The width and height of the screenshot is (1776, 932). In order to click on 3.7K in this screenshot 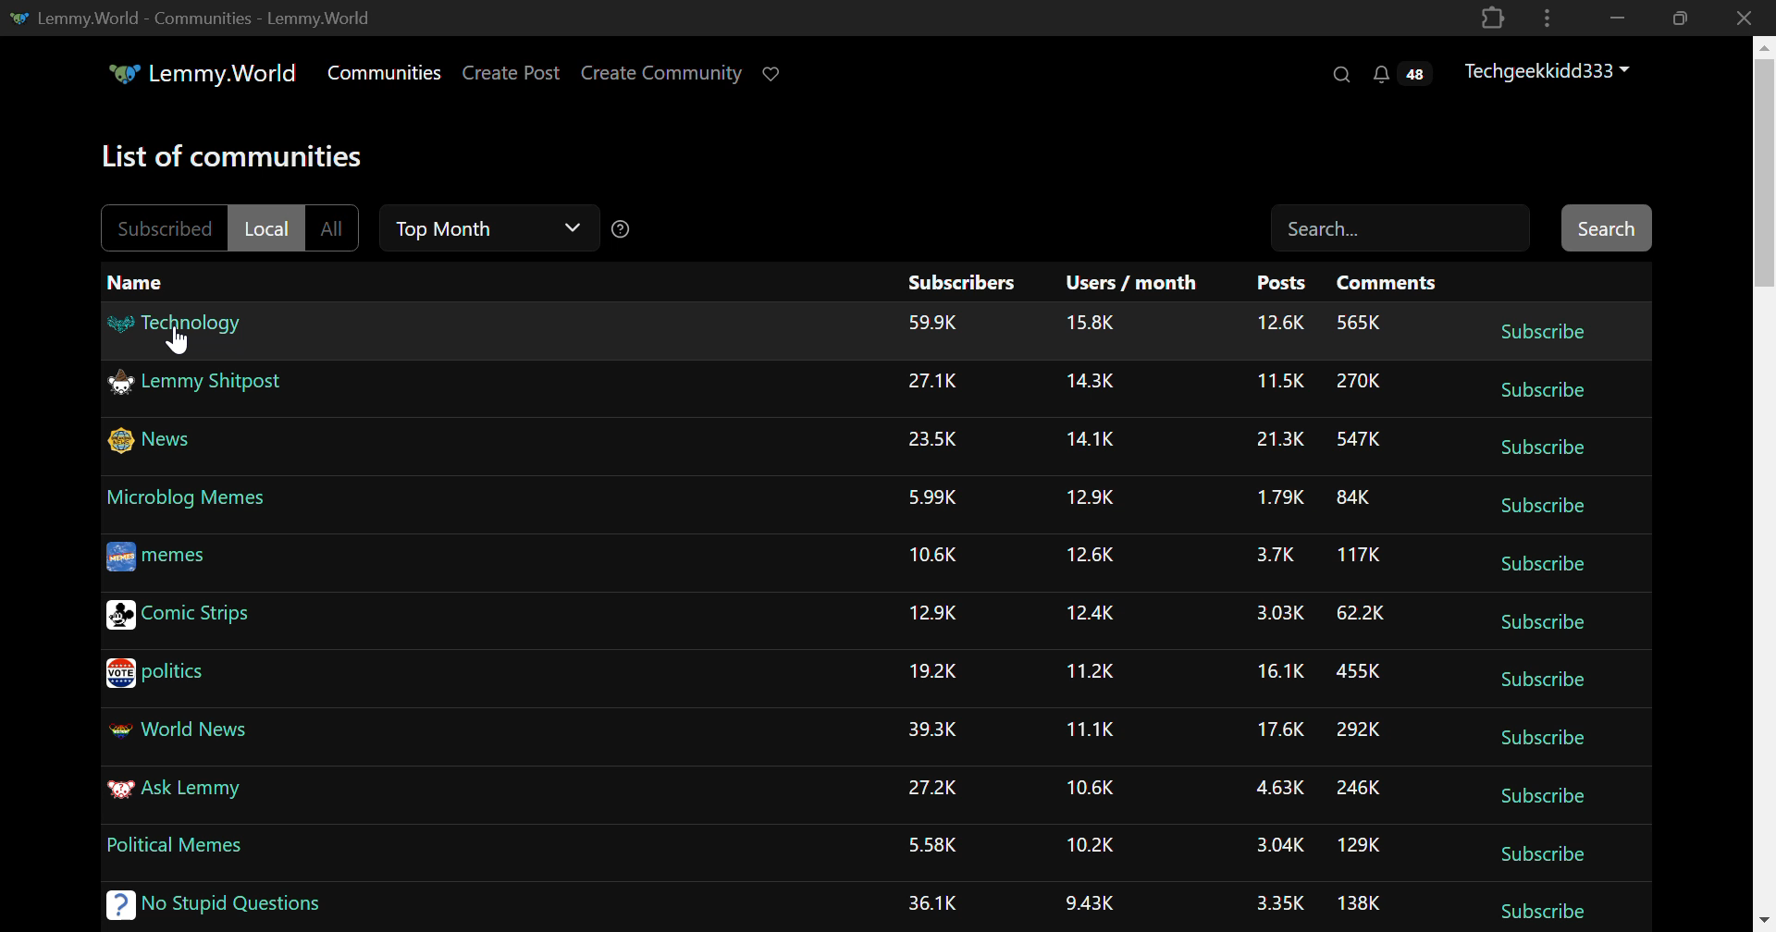, I will do `click(1269, 555)`.